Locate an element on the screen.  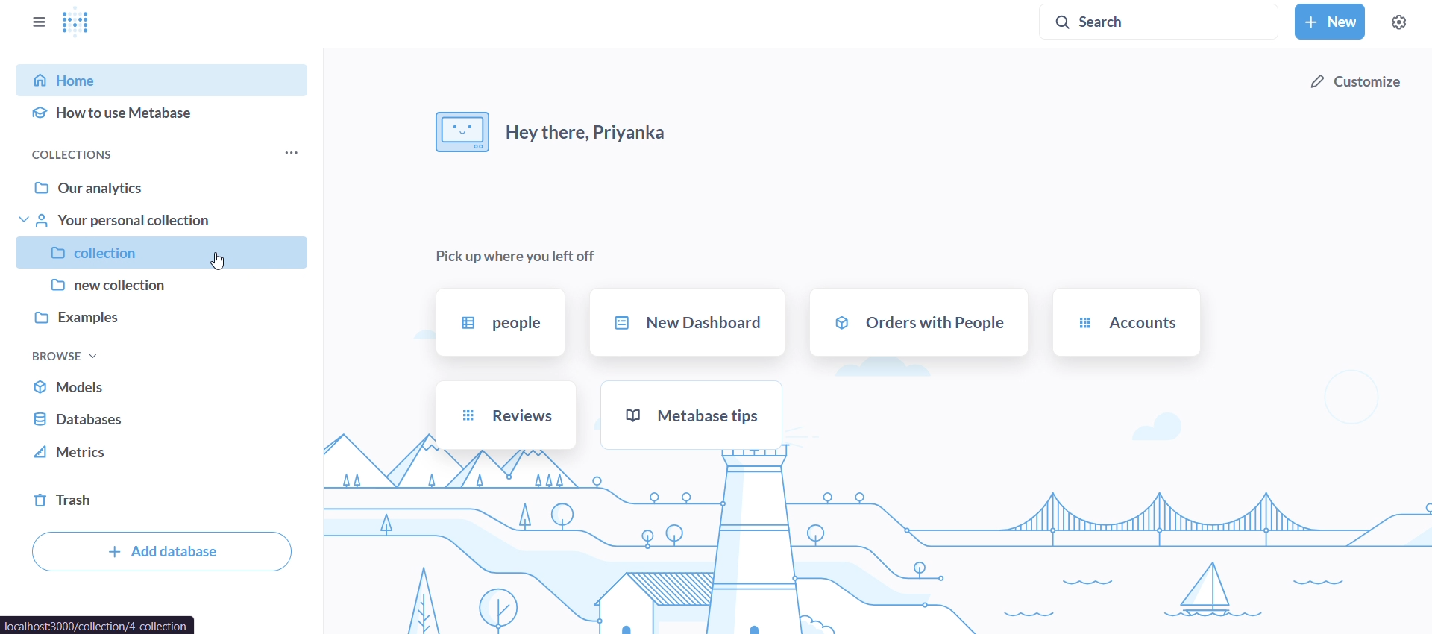
how to use metabase  is located at coordinates (166, 113).